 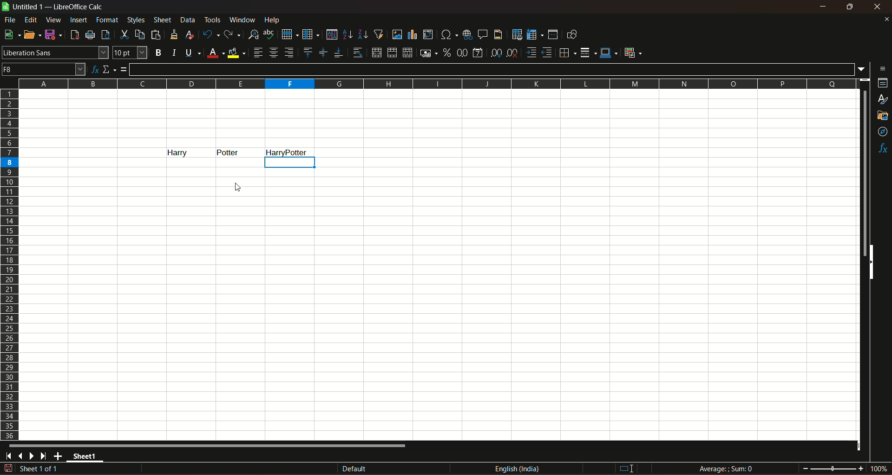 I want to click on sheet sequence, so click(x=39, y=470).